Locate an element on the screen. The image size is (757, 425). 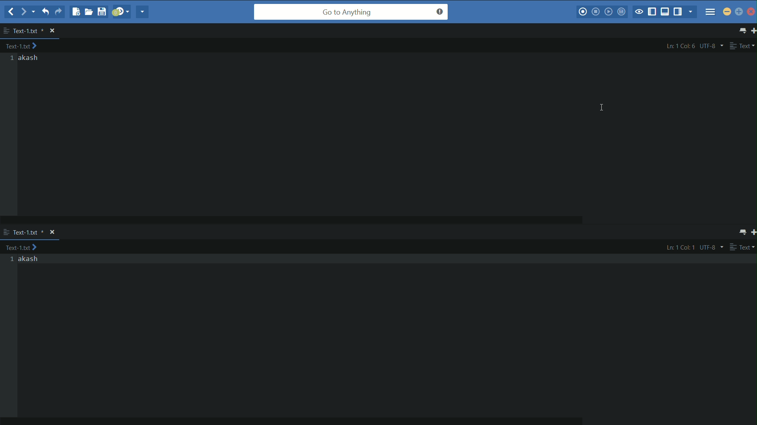
Akash is located at coordinates (29, 58).